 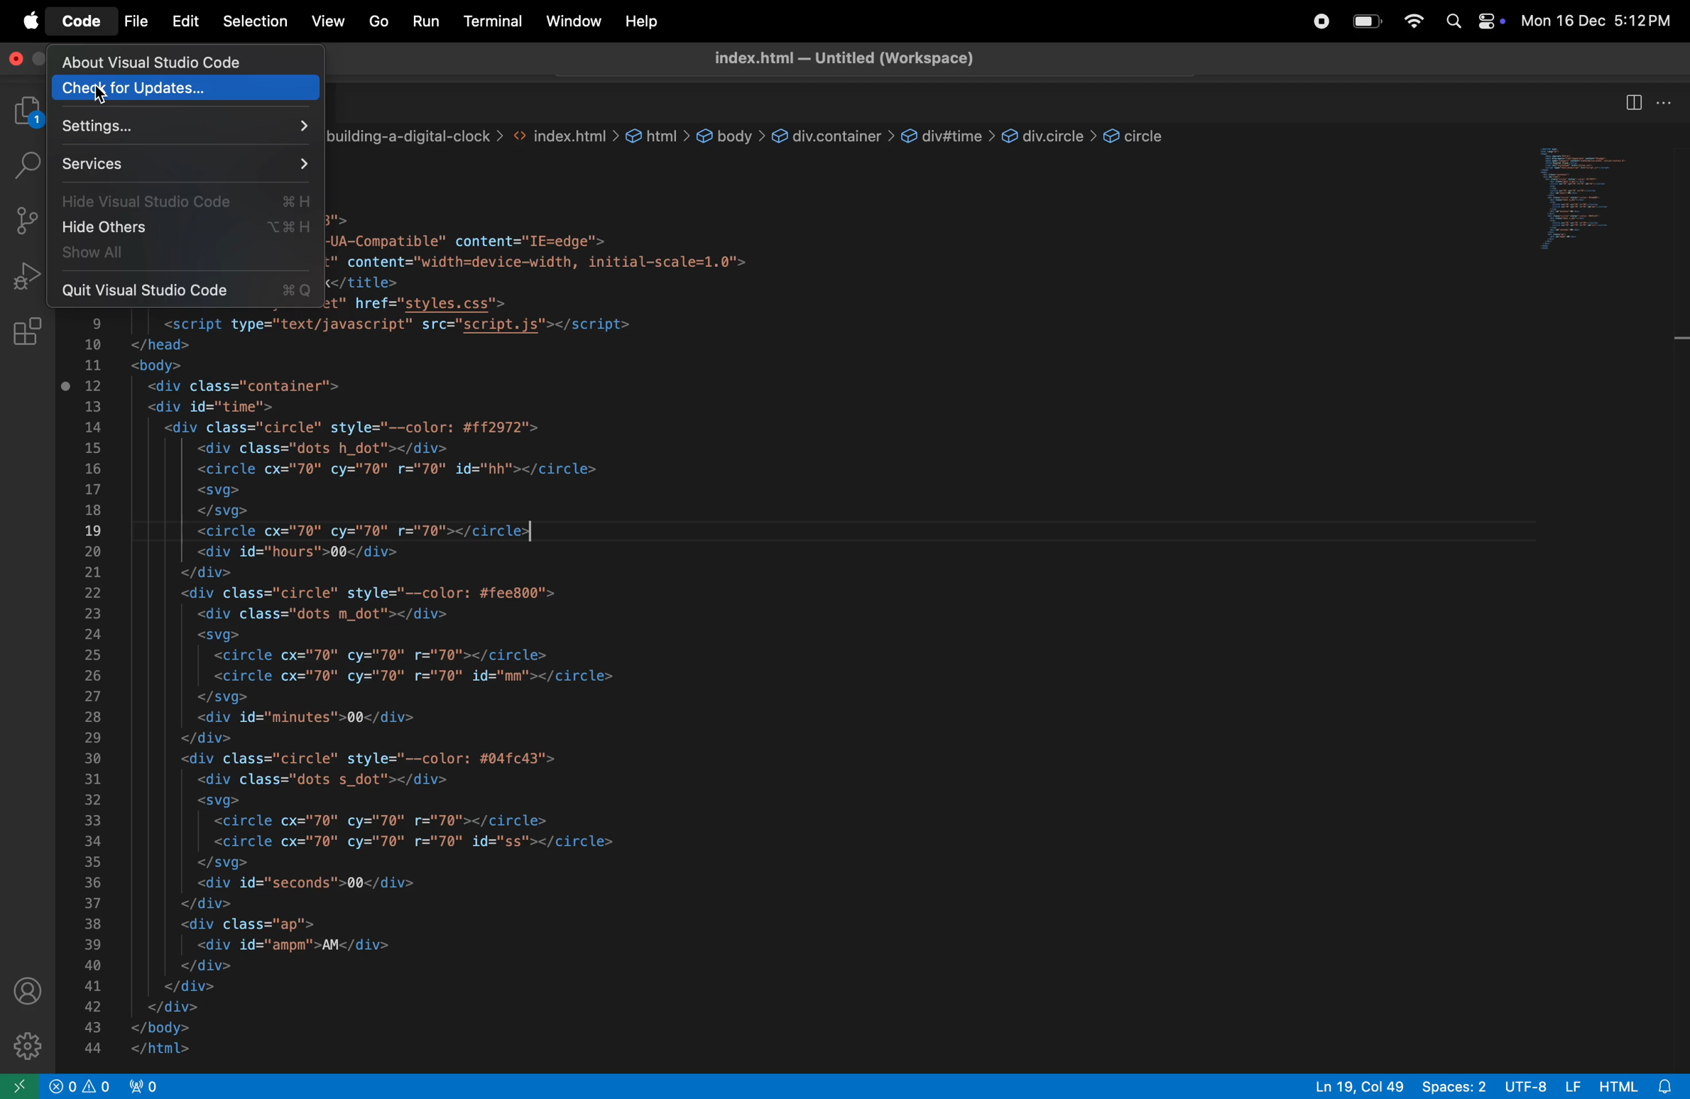 I want to click on cursor, so click(x=104, y=94).